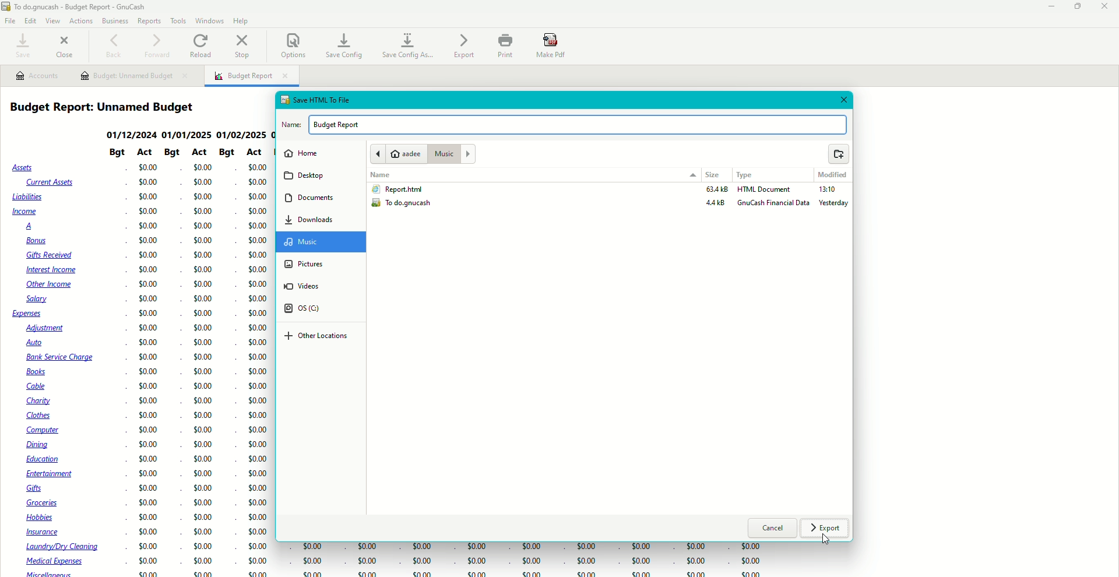 The image size is (1119, 577). What do you see at coordinates (311, 242) in the screenshot?
I see `Music` at bounding box center [311, 242].